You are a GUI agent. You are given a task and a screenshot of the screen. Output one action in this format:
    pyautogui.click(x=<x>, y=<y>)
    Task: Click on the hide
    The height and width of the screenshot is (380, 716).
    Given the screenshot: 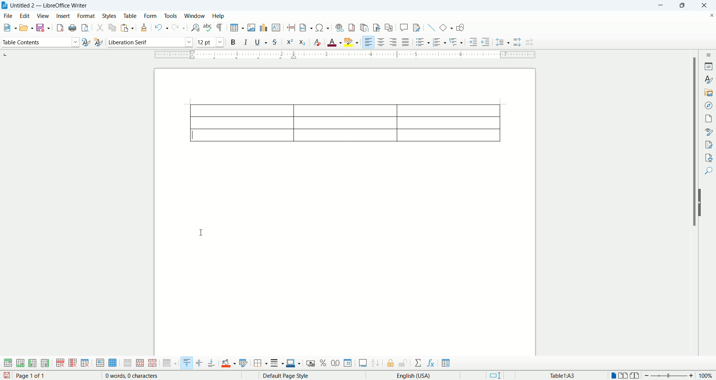 What is the action you would take?
    pyautogui.click(x=702, y=211)
    